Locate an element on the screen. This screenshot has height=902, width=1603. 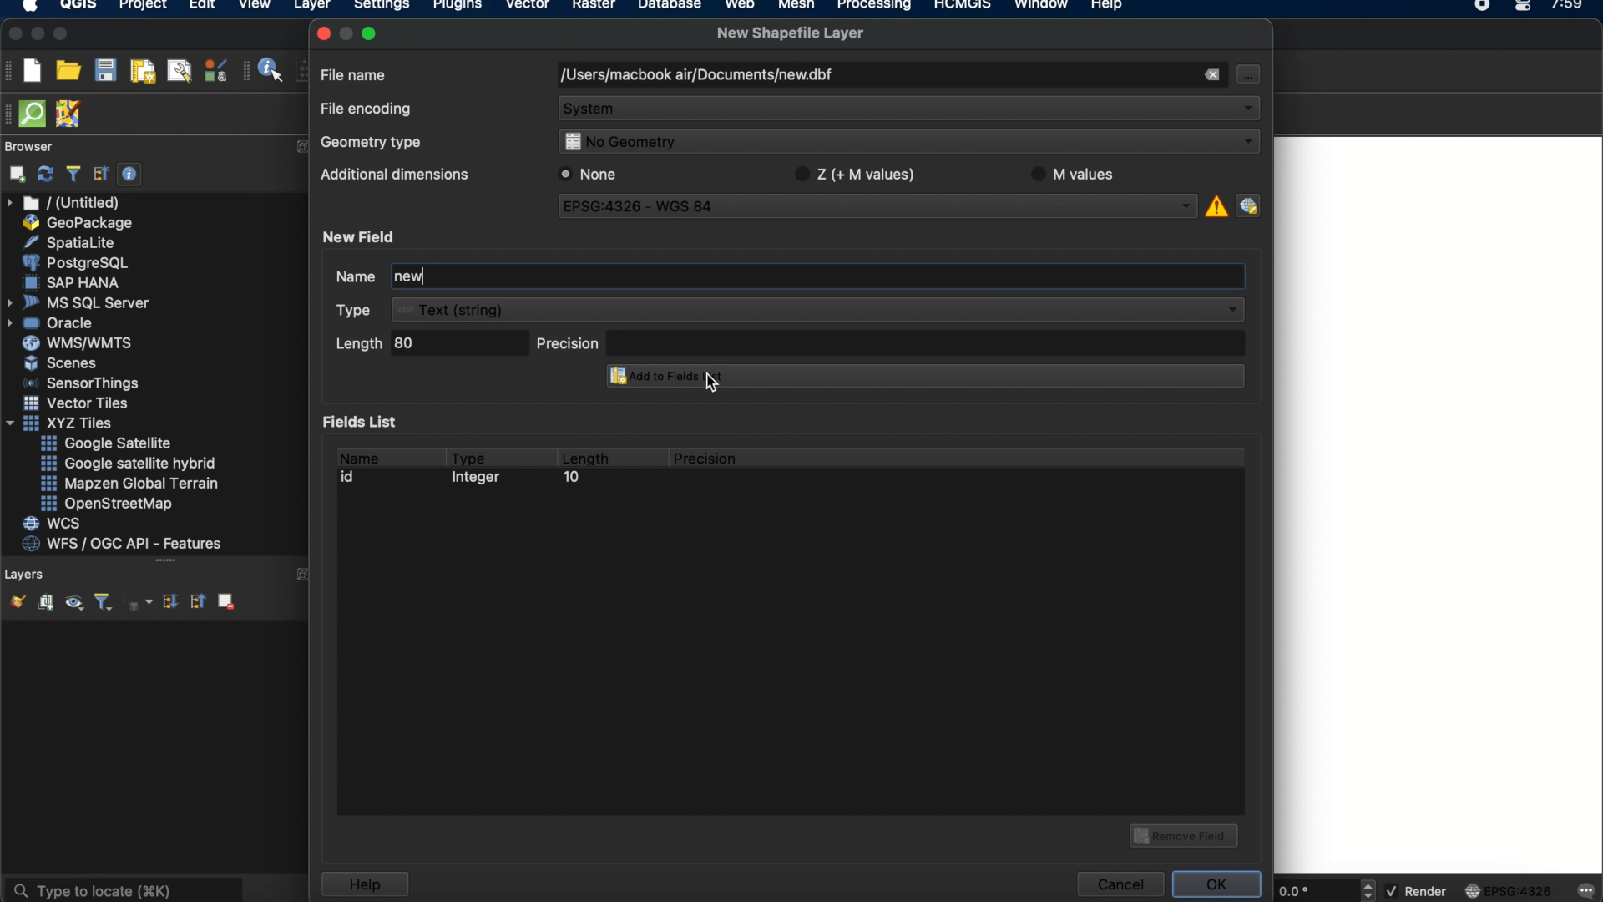
project toolbar is located at coordinates (10, 70).